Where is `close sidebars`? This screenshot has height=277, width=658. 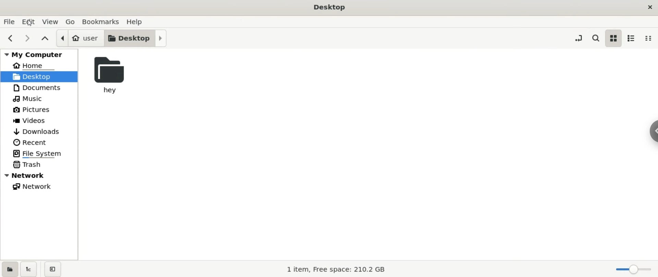 close sidebars is located at coordinates (52, 269).